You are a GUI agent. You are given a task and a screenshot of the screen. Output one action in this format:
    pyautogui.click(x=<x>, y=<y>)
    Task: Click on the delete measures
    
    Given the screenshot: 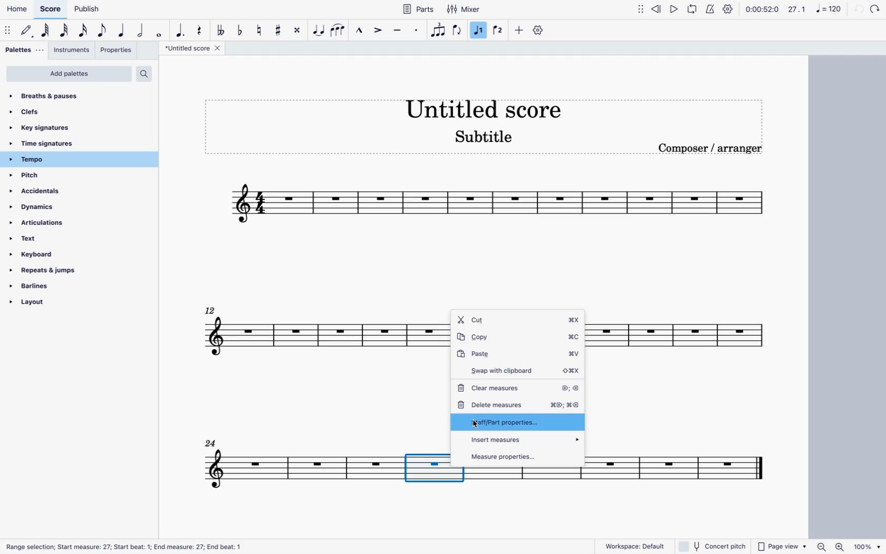 What is the action you would take?
    pyautogui.click(x=518, y=405)
    